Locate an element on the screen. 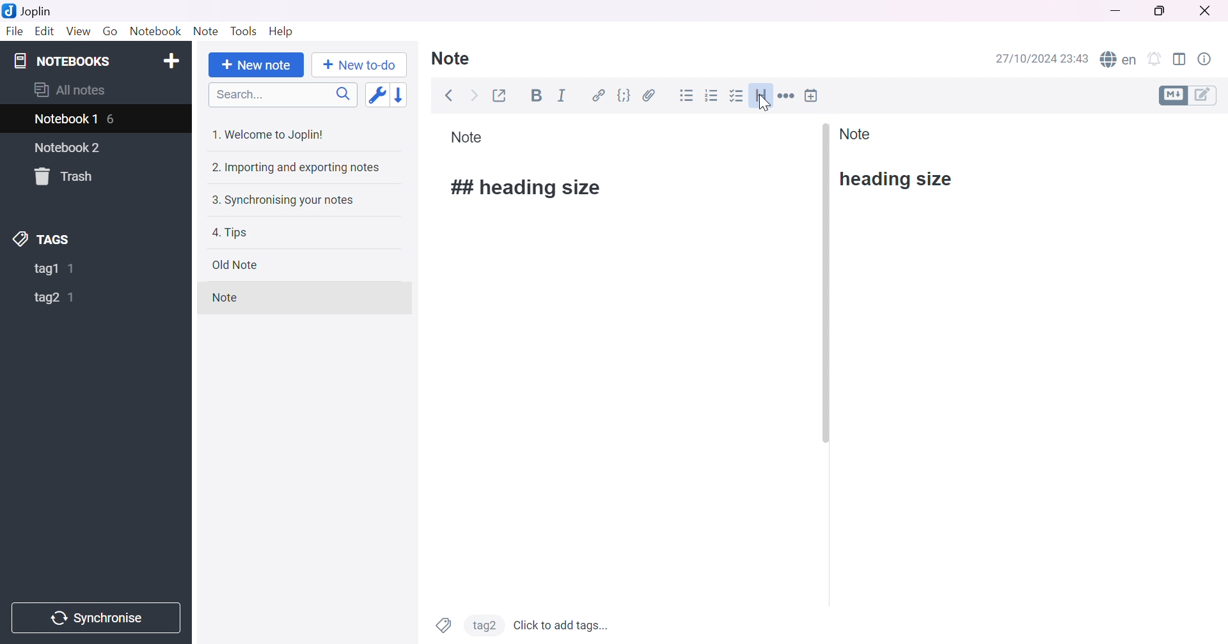 This screenshot has width=1228, height=644. Click to add tags is located at coordinates (563, 625).